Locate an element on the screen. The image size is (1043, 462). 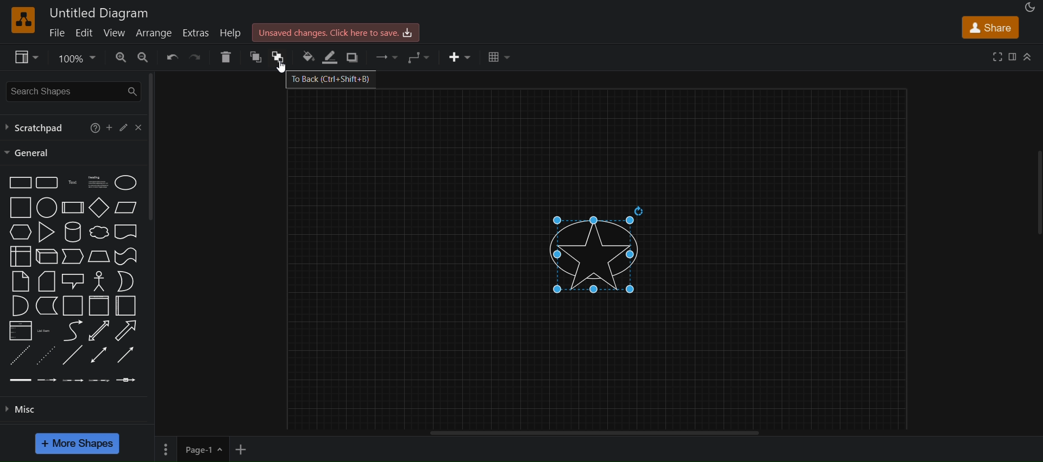
selected star shape is located at coordinates (600, 251).